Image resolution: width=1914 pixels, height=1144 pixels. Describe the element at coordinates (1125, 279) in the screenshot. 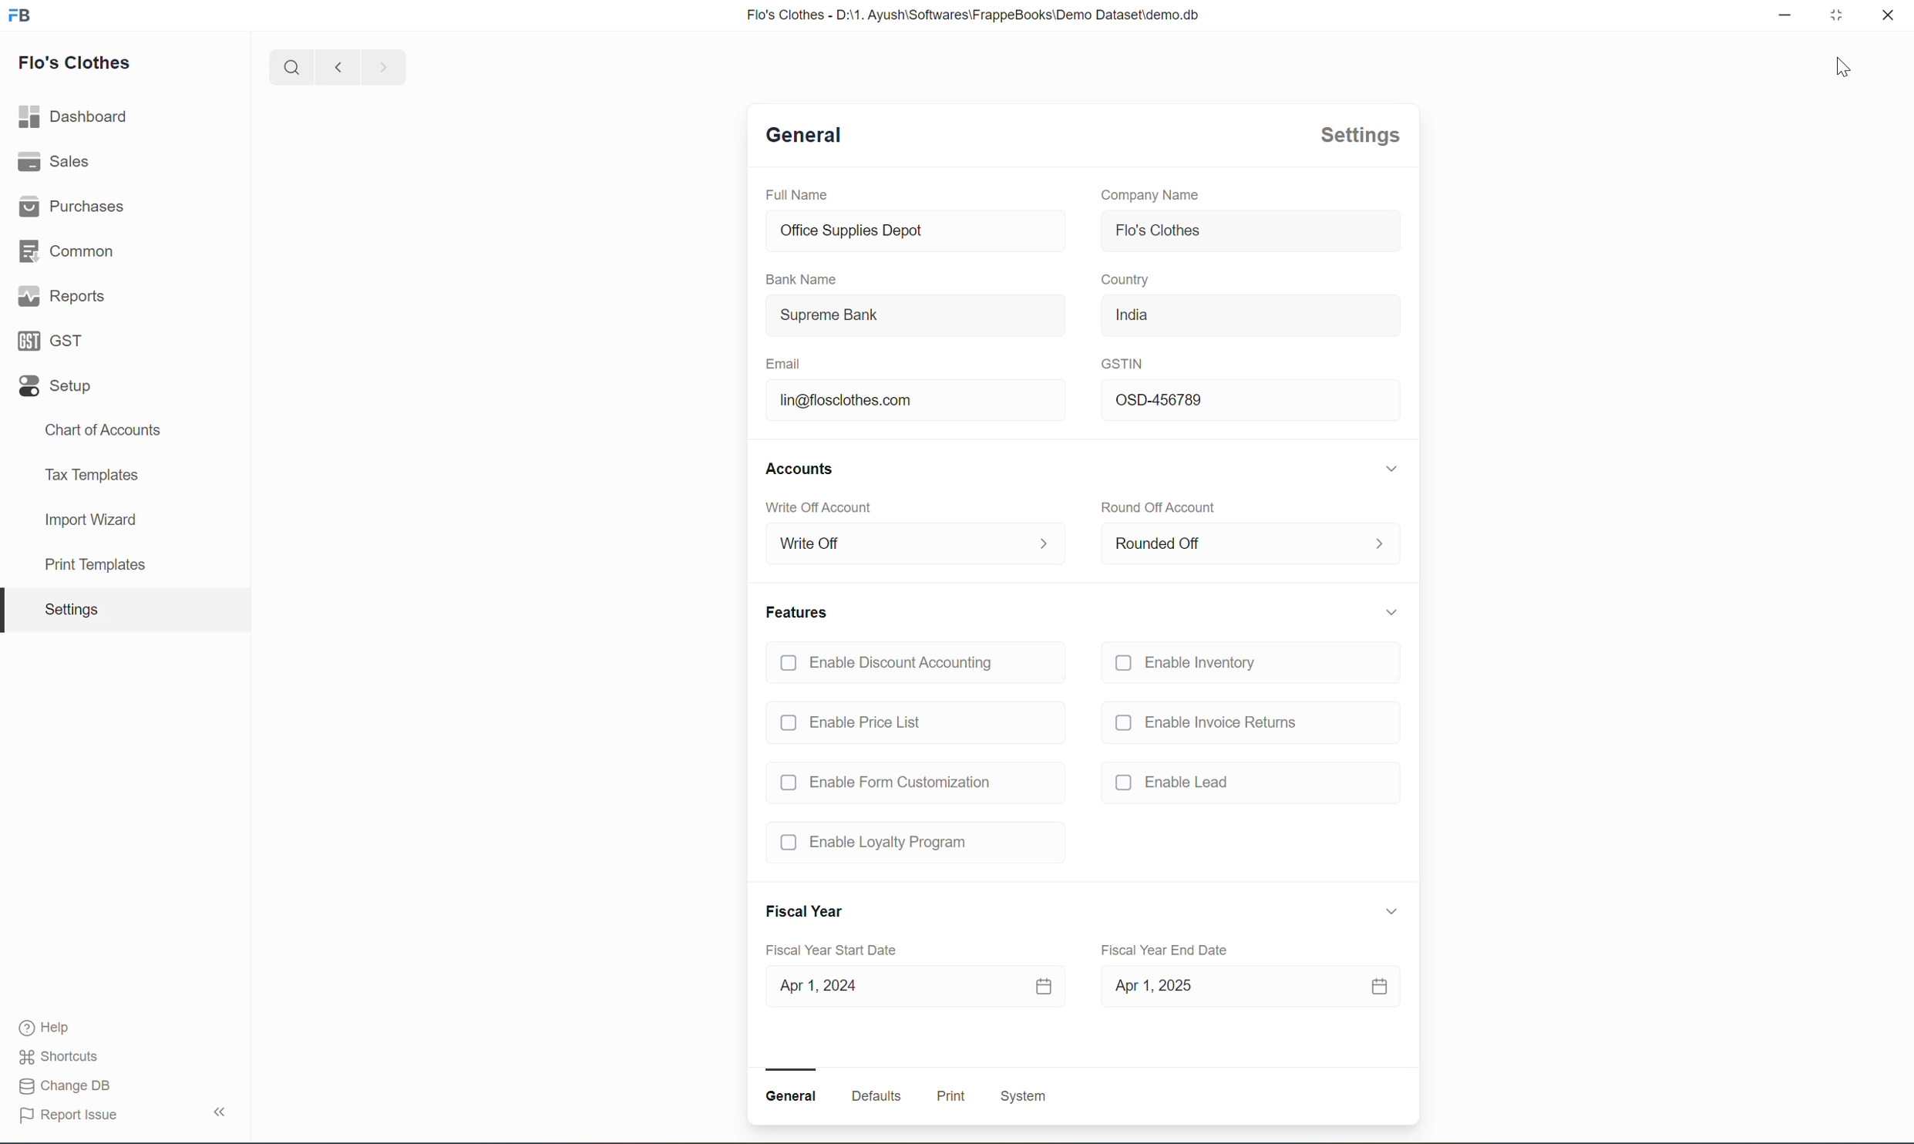

I see `Country` at that location.